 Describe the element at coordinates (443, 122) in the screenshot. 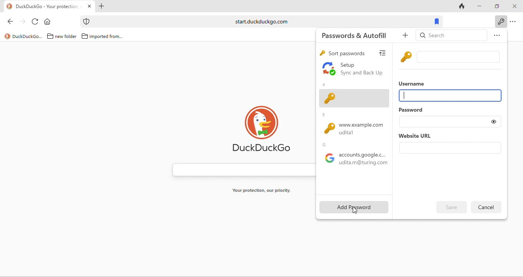

I see `password input box` at that location.